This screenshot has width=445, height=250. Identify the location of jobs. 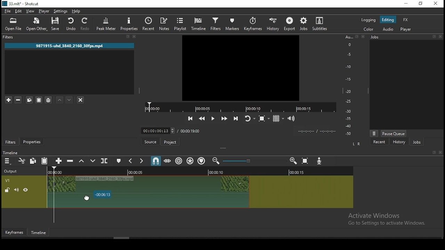
(305, 24).